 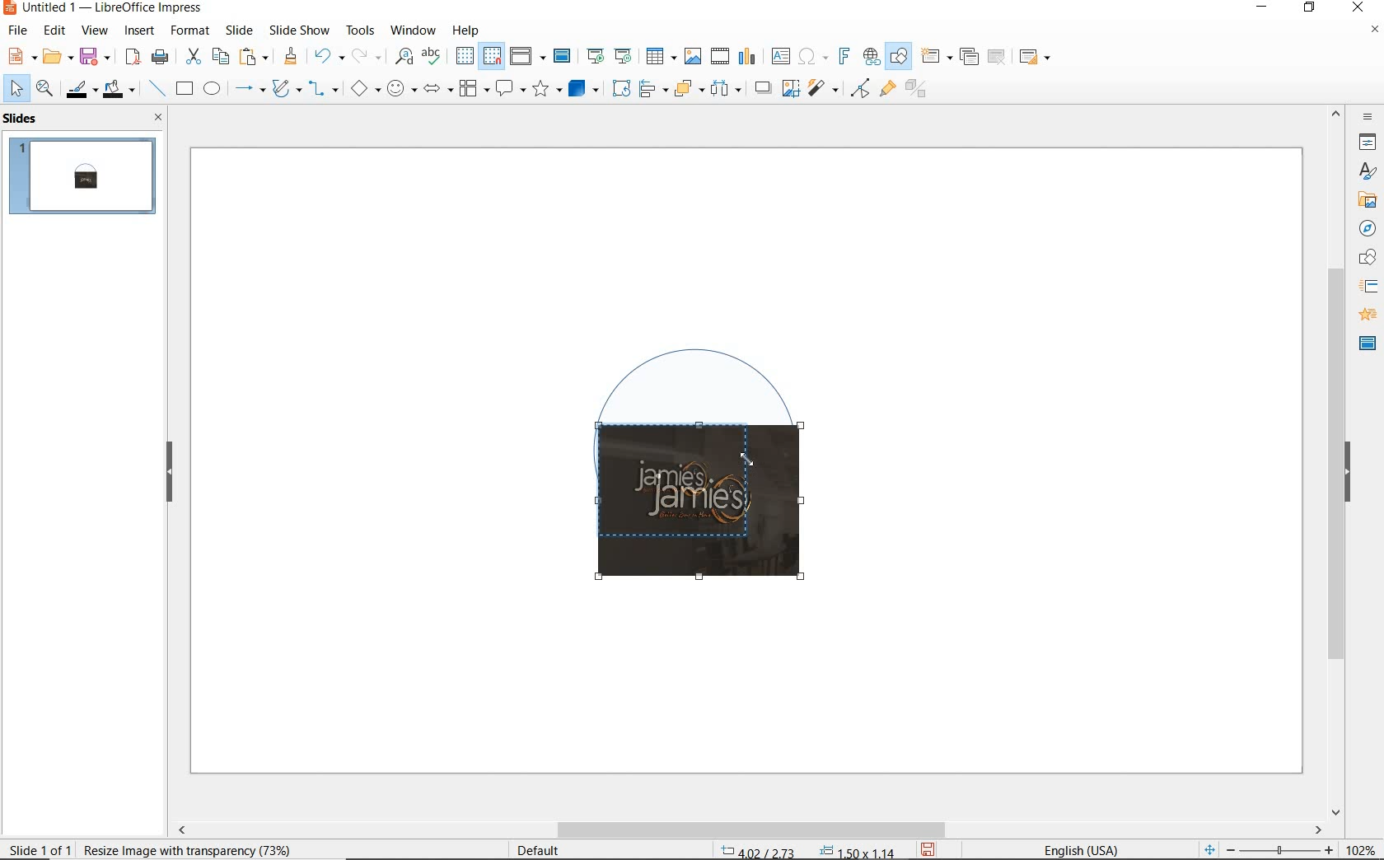 What do you see at coordinates (140, 32) in the screenshot?
I see `insert` at bounding box center [140, 32].